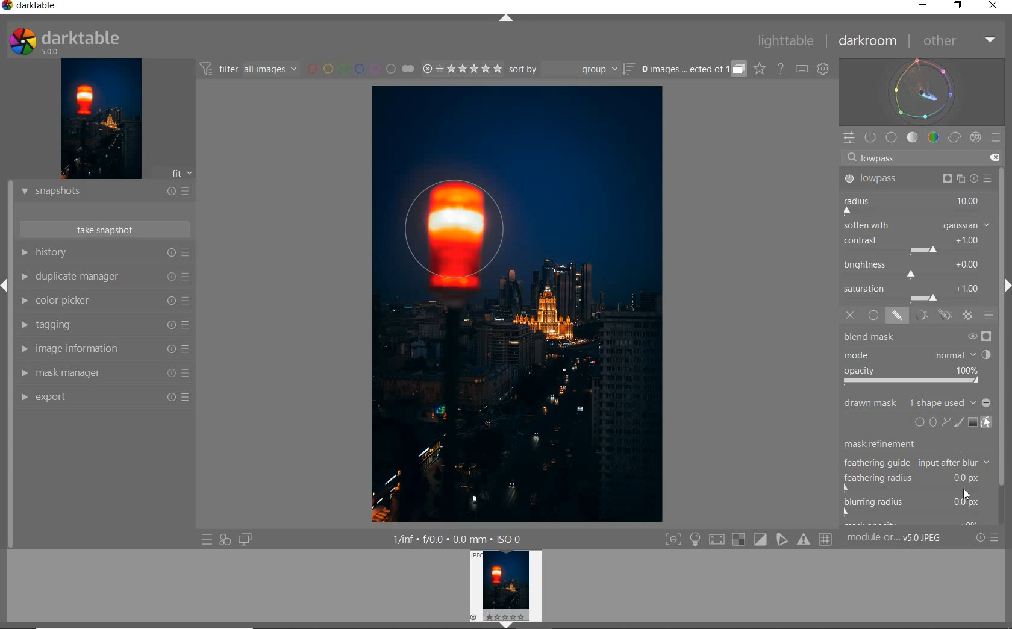 Image resolution: width=1012 pixels, height=629 pixels. I want to click on DISPLAY A SECOND DARKROOM IMAGE WINDOW, so click(245, 540).